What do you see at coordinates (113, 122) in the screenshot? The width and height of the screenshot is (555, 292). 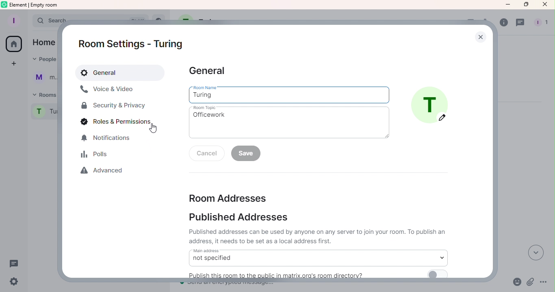 I see `Roles & Permissions` at bounding box center [113, 122].